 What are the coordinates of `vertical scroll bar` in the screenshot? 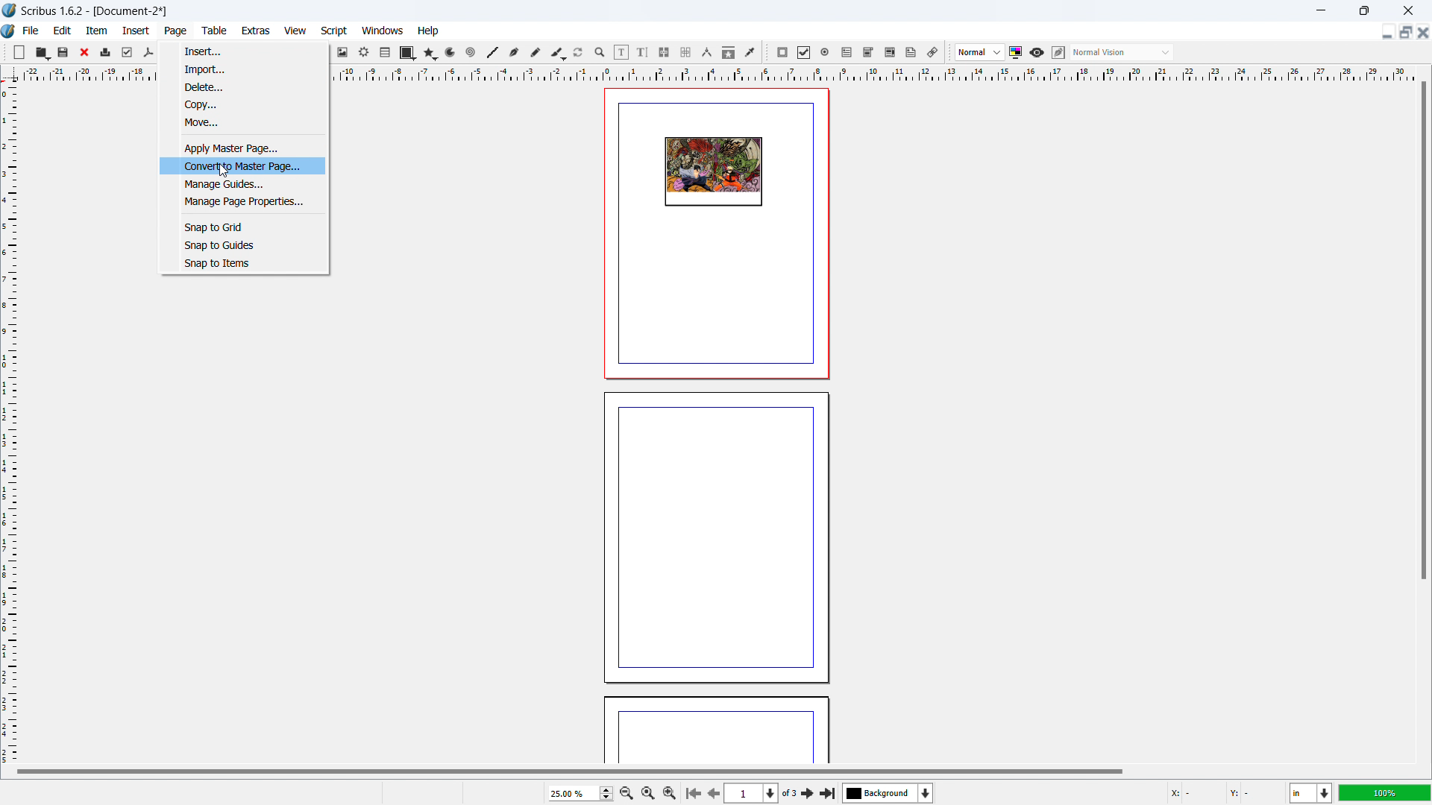 It's located at (1422, 335).